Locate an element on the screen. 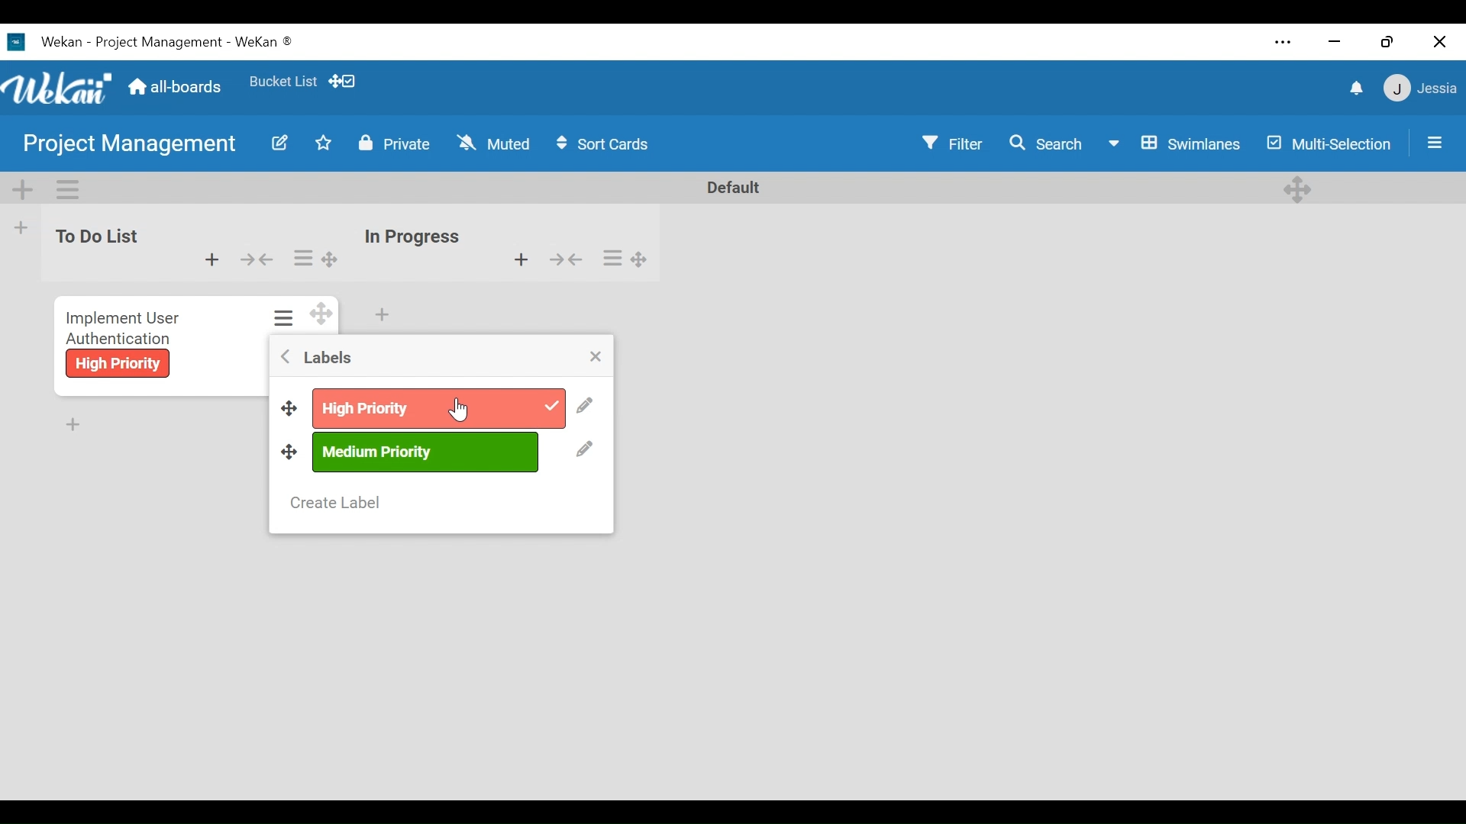 The image size is (1466, 824). Wekan - Project Management - WeKan ® is located at coordinates (170, 43).